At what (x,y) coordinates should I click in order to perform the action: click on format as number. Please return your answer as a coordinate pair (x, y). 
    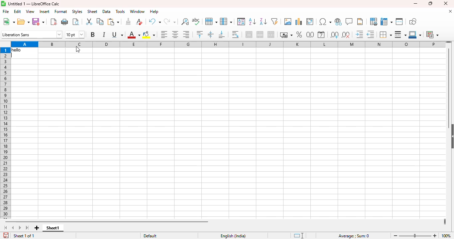
    Looking at the image, I should click on (310, 35).